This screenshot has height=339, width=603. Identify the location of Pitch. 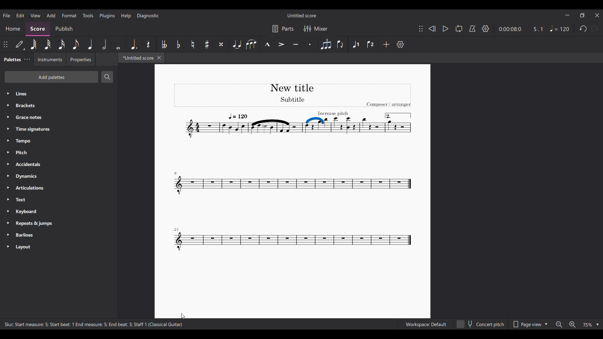
(59, 153).